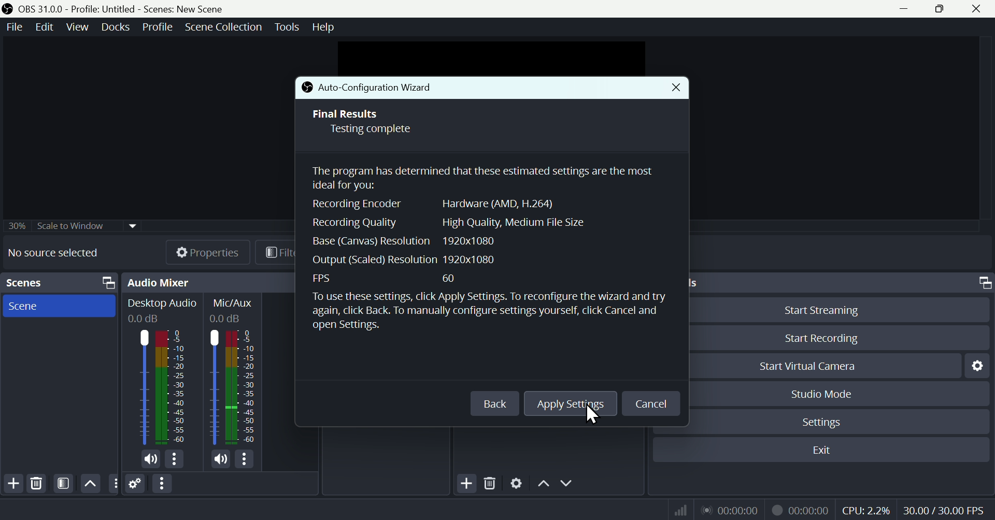 This screenshot has height=520, width=995. Describe the element at coordinates (159, 282) in the screenshot. I see `Audio mixer` at that location.